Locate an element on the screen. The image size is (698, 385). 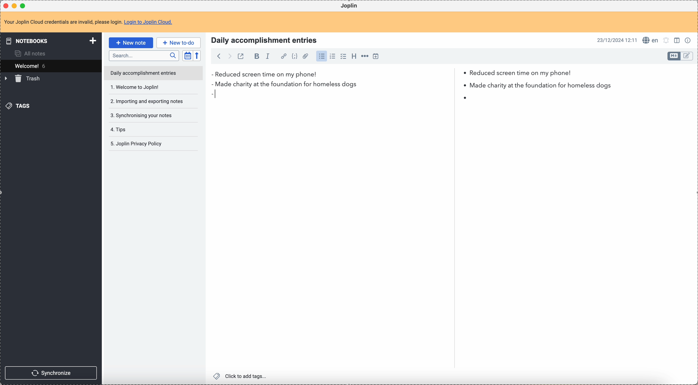
toggle edit layout is located at coordinates (687, 56).